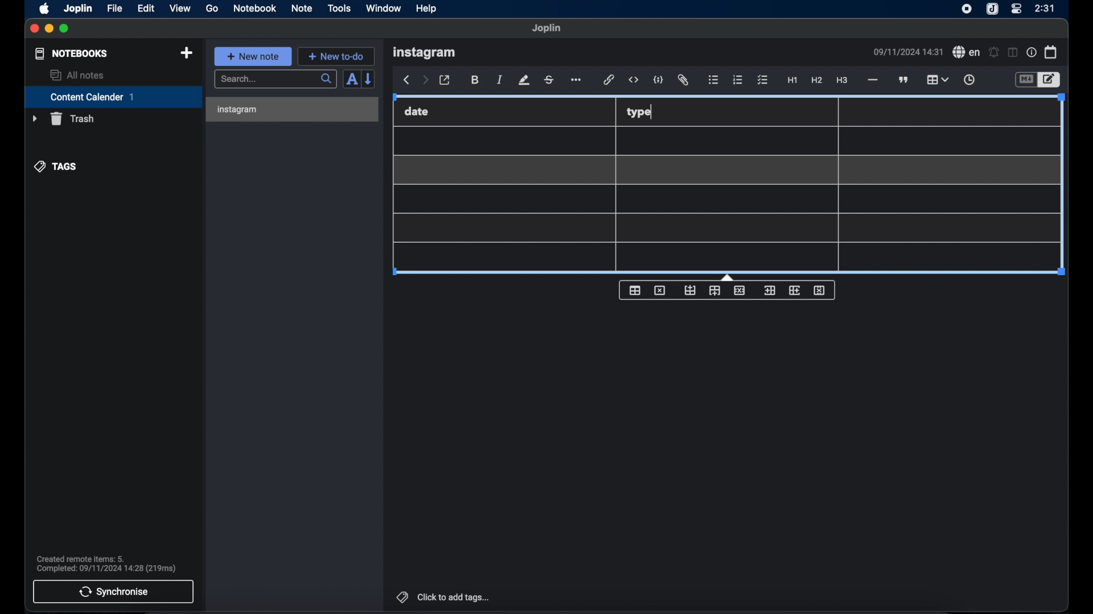 This screenshot has width=1093, height=614. I want to click on new notebook, so click(187, 53).